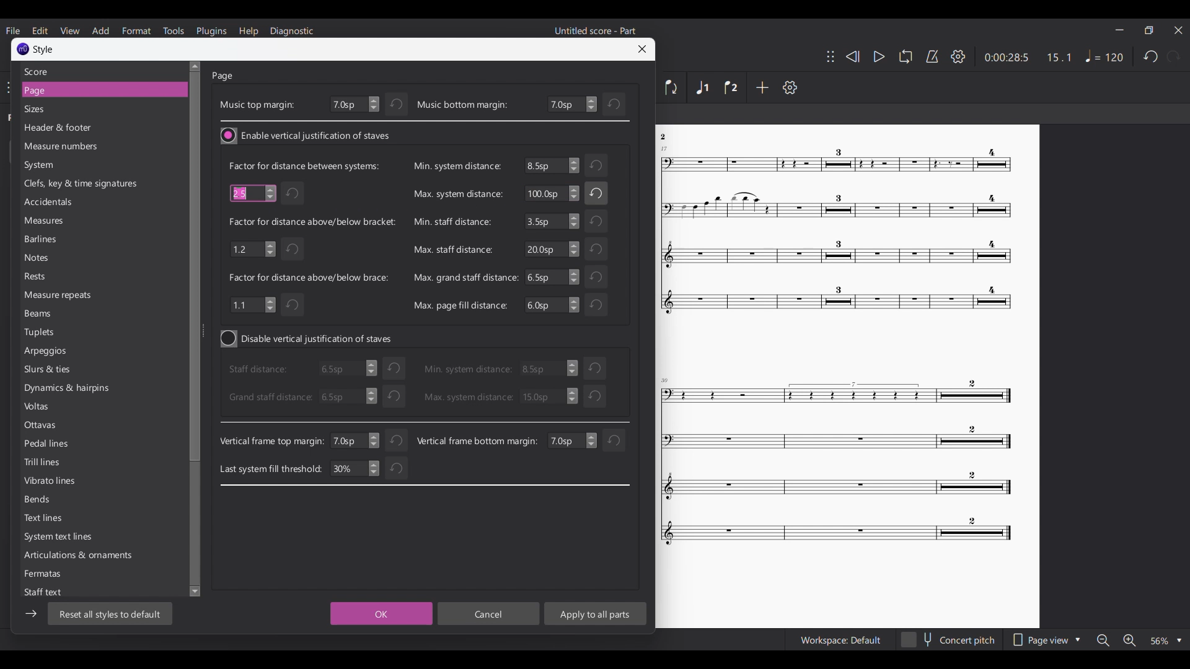  I want to click on format, so click(137, 30).